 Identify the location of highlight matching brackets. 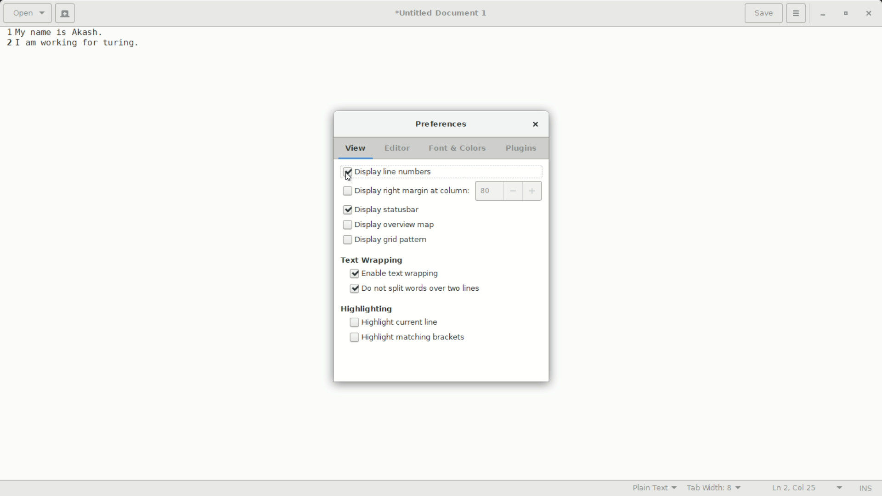
(415, 338).